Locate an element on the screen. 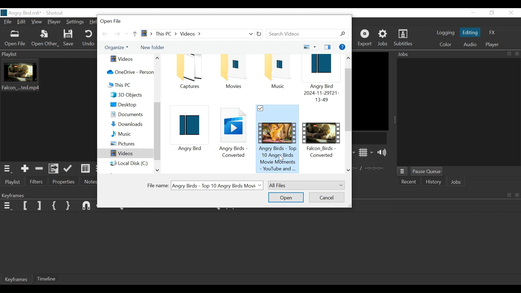 The image size is (521, 293). Edit is located at coordinates (22, 22).